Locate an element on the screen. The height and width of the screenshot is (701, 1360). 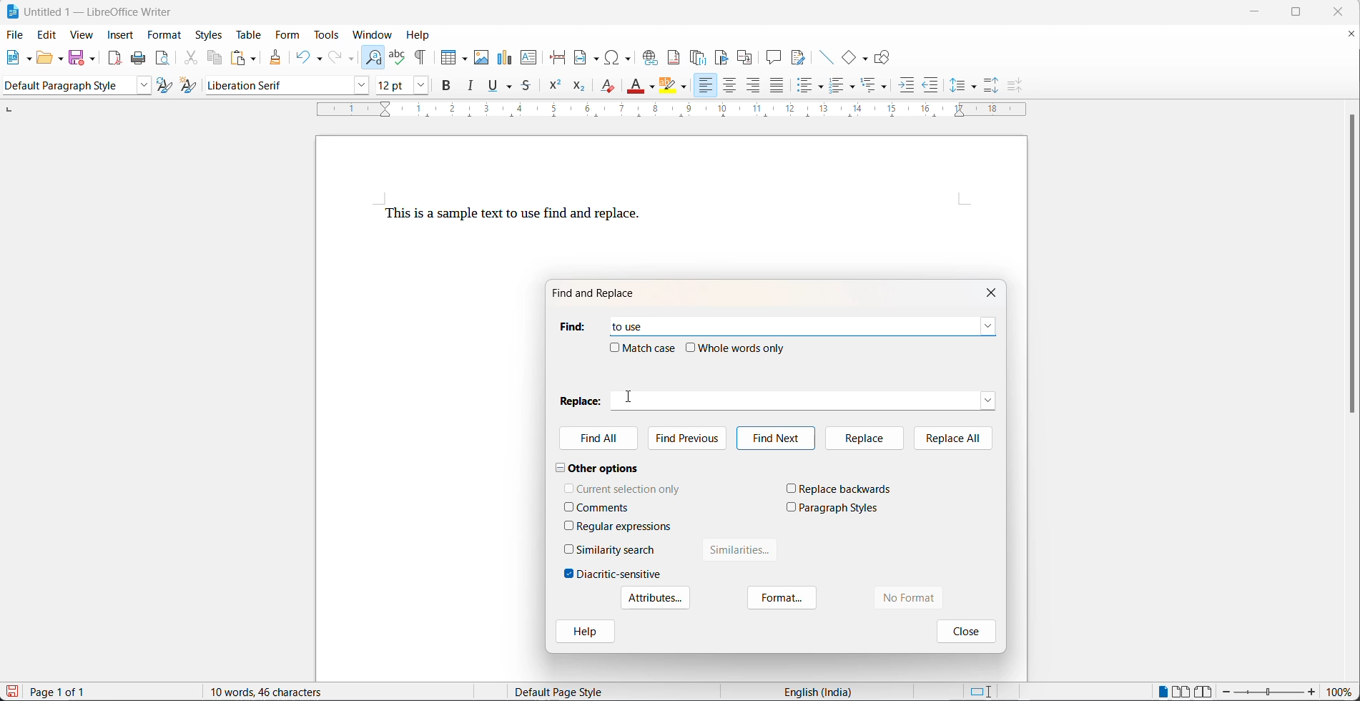
current selection only is located at coordinates (629, 489).